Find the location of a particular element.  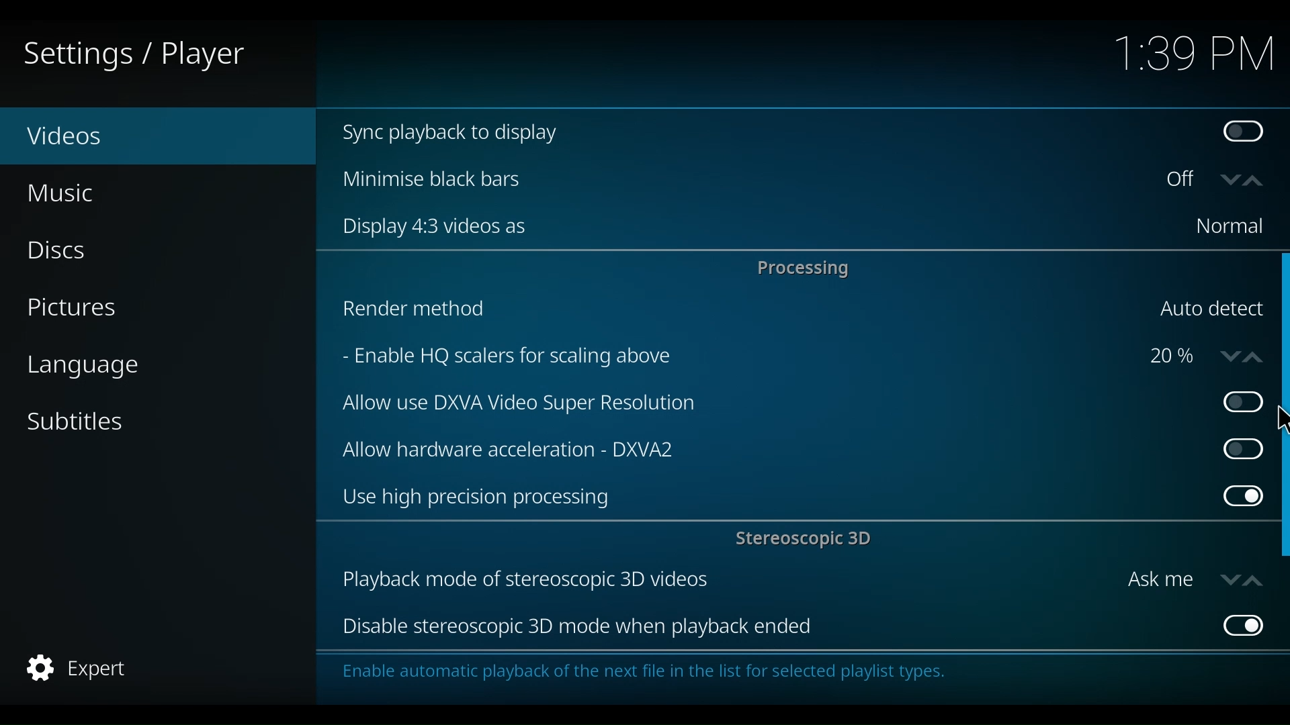

Toggle on/off Use high precision processing is located at coordinates (1242, 498).